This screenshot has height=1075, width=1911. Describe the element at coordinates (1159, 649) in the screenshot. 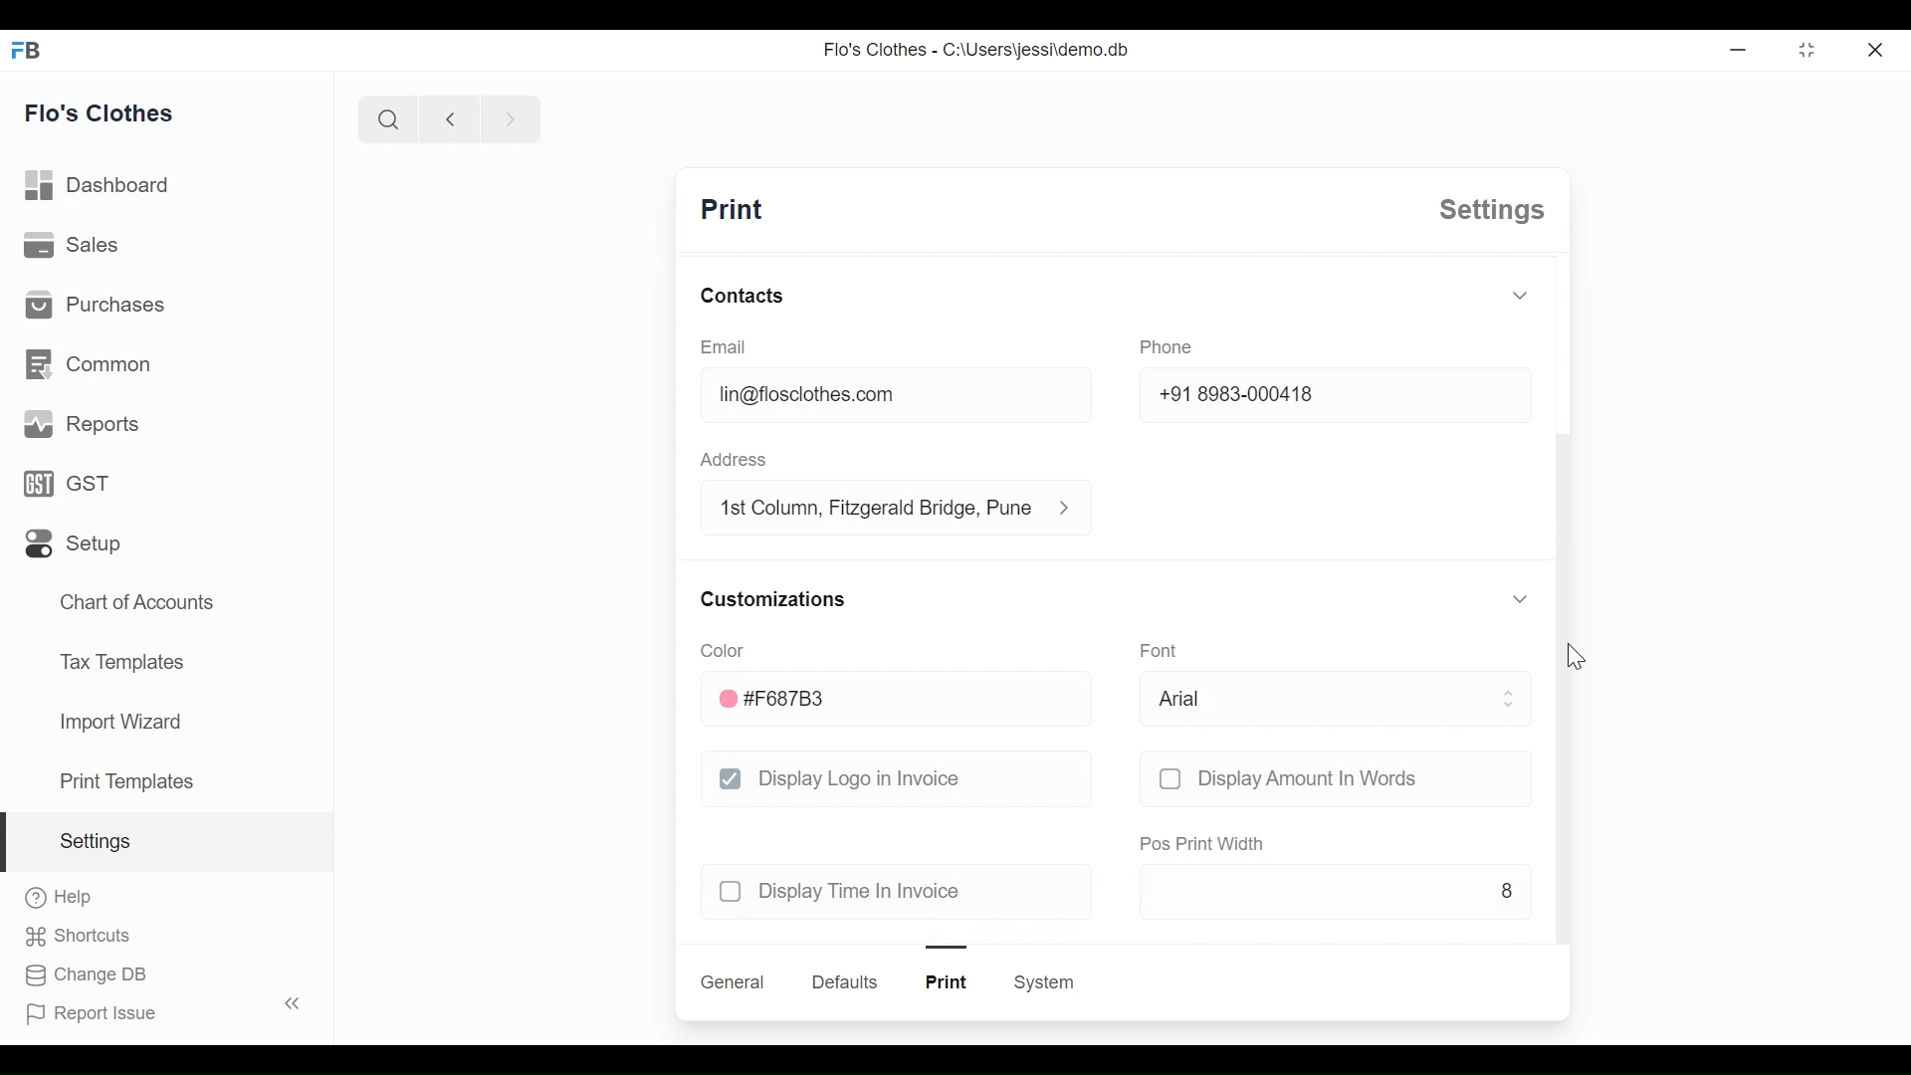

I see `font` at that location.